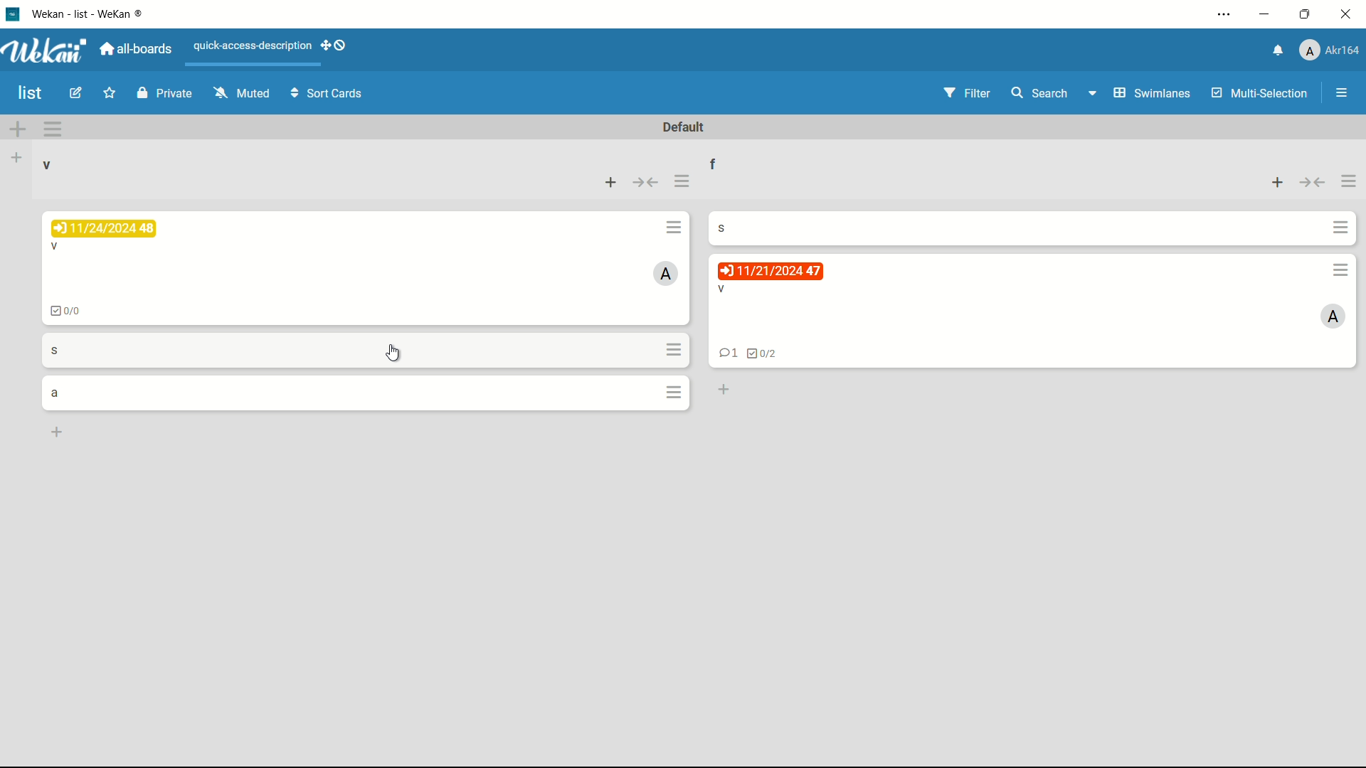 This screenshot has width=1366, height=768. I want to click on swimlanes, so click(1153, 94).